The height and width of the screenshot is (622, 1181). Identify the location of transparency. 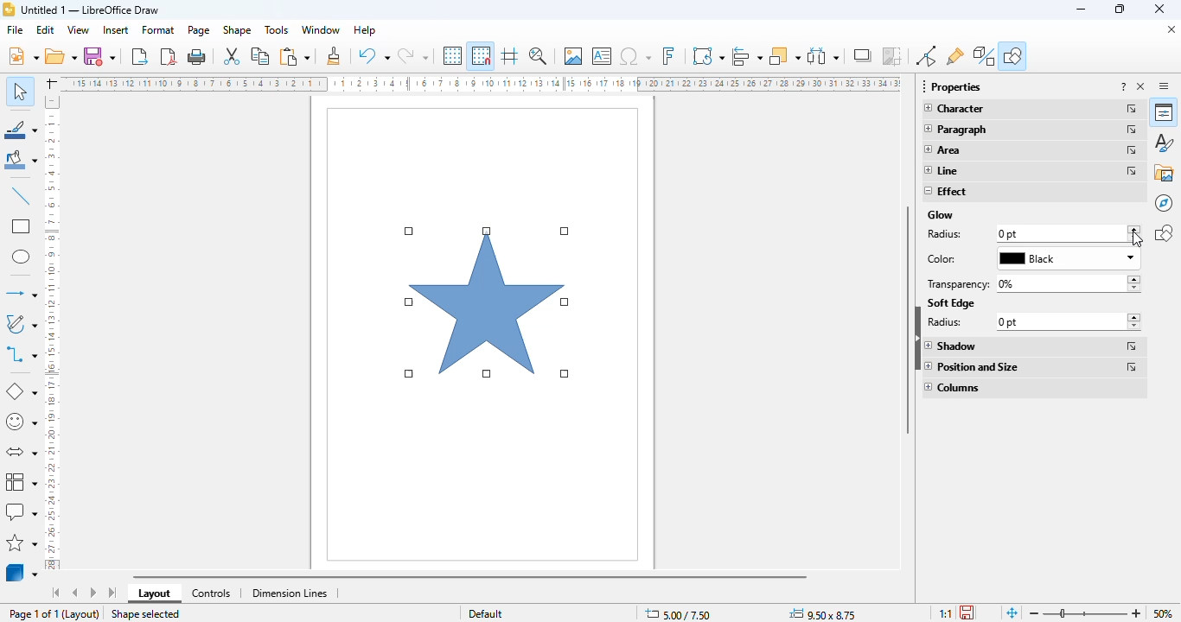
(957, 283).